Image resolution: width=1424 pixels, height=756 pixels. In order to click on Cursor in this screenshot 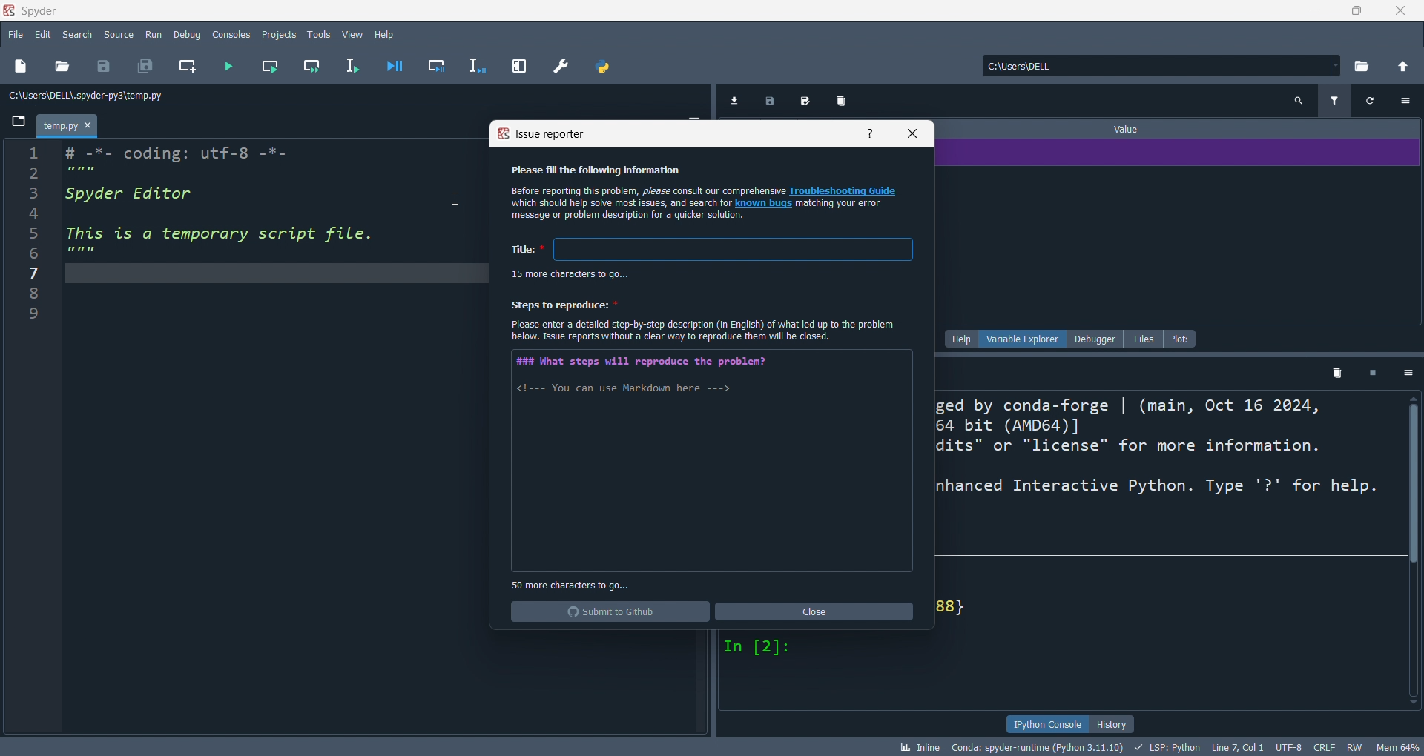, I will do `click(455, 200)`.